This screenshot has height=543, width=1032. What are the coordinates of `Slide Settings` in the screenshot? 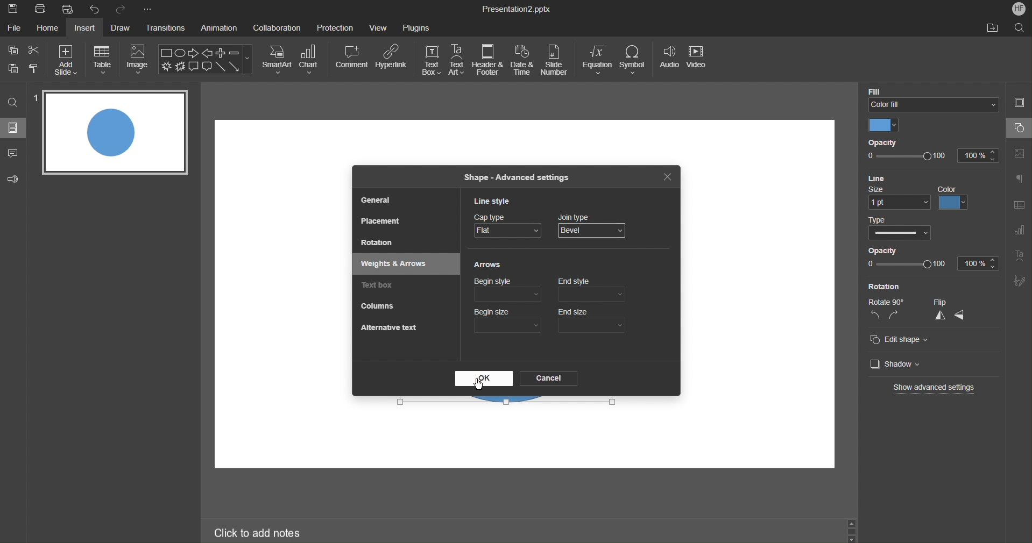 It's located at (1019, 104).